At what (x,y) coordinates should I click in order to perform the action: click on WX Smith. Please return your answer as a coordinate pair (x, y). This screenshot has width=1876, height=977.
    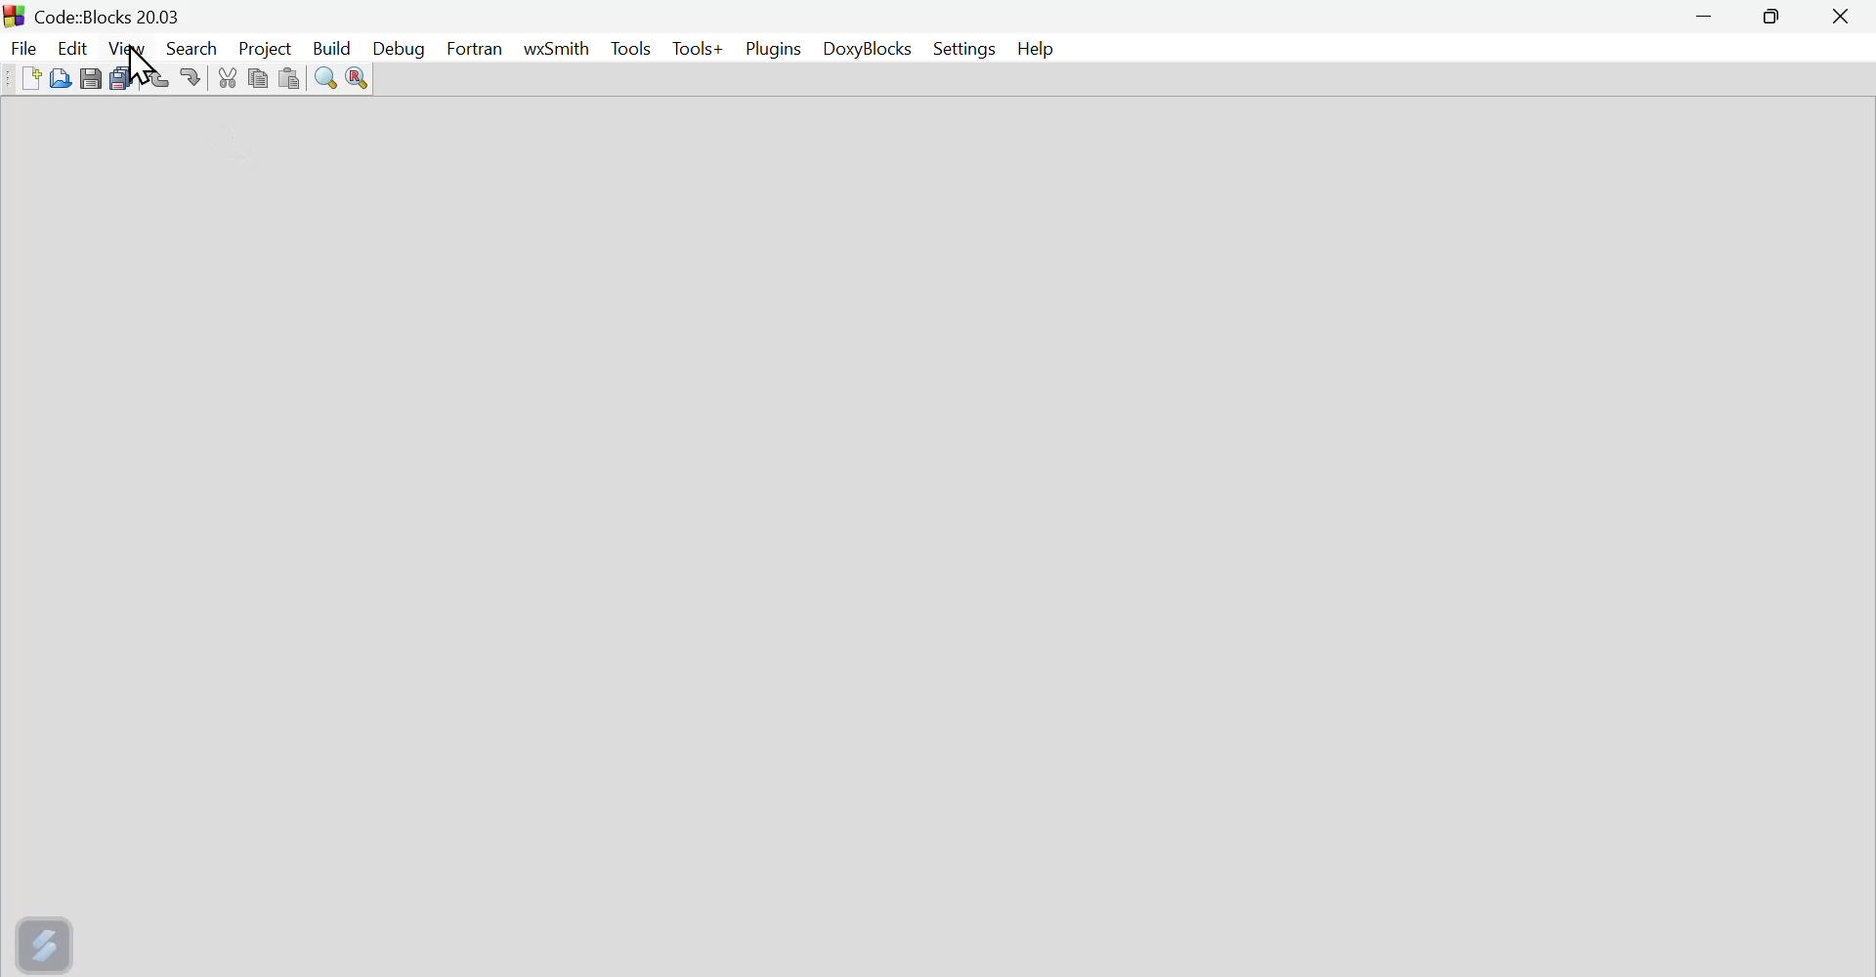
    Looking at the image, I should click on (557, 48).